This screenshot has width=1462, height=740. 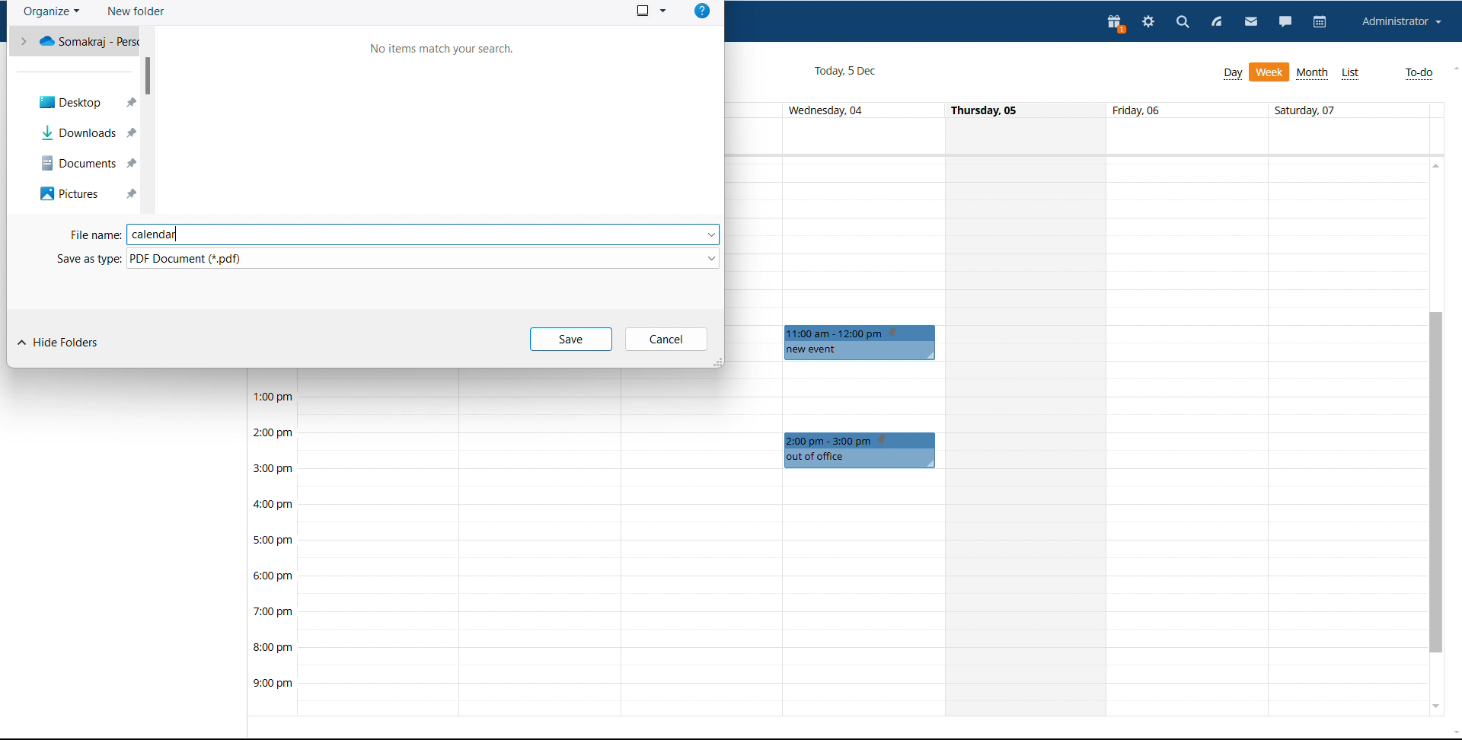 What do you see at coordinates (1217, 22) in the screenshot?
I see `feed` at bounding box center [1217, 22].